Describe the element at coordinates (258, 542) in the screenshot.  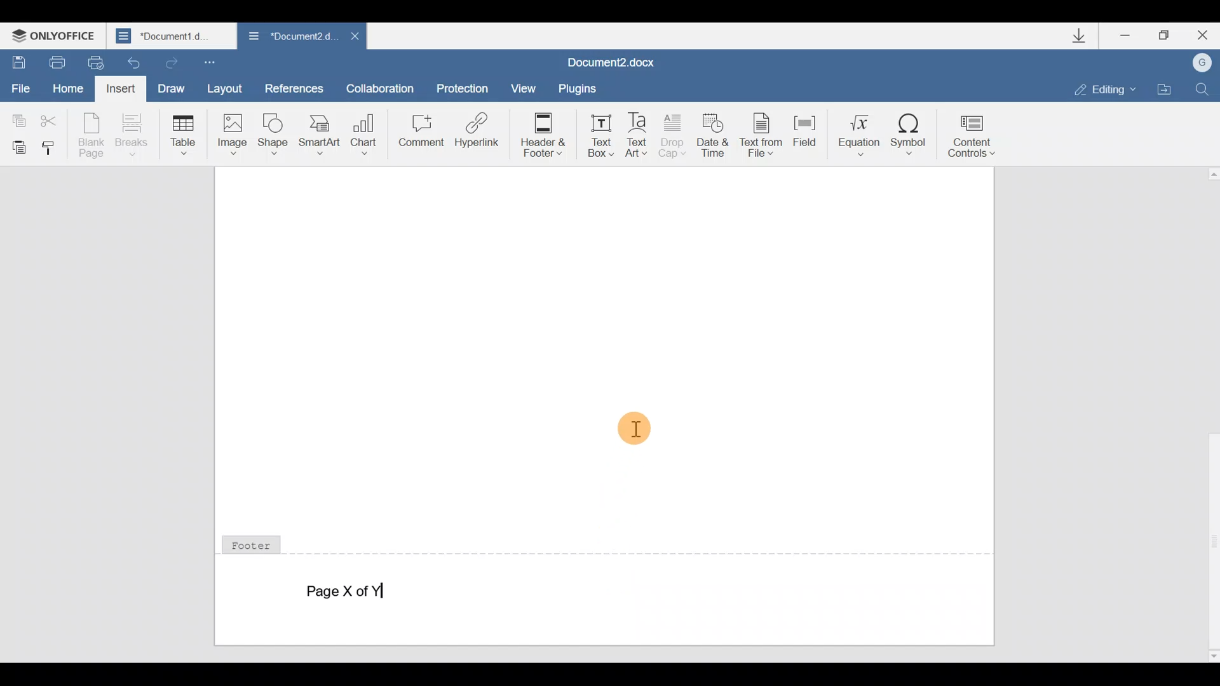
I see `Footer` at that location.